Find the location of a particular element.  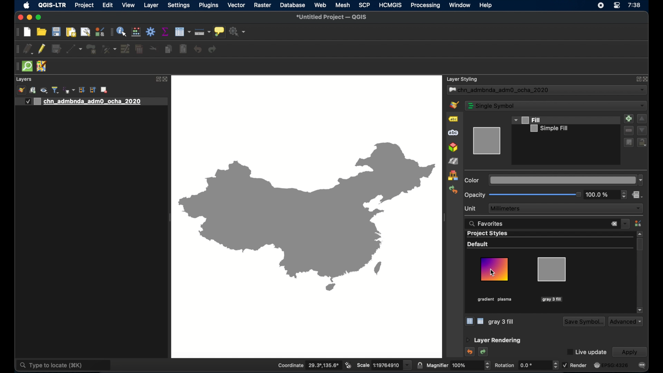

plugins is located at coordinates (209, 5).